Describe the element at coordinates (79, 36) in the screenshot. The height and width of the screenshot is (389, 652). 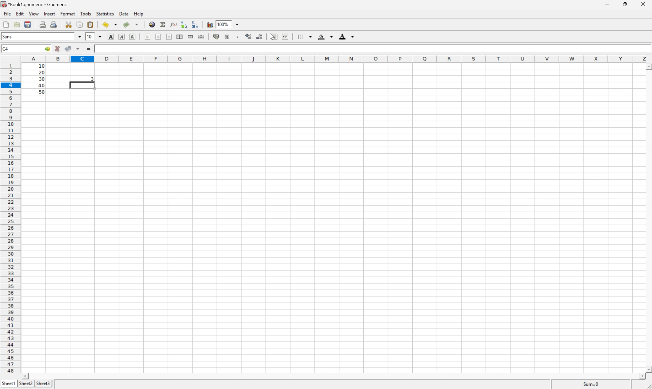
I see ` Drop down` at that location.